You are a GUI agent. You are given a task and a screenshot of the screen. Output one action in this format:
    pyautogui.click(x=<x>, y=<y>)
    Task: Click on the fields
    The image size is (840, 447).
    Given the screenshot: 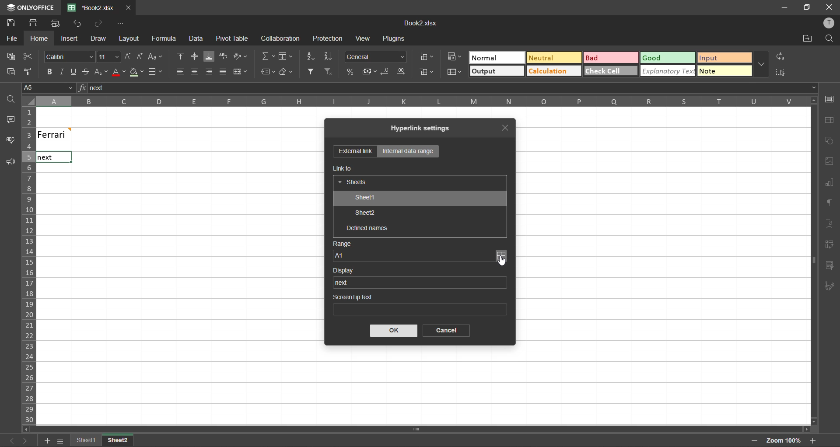 What is the action you would take?
    pyautogui.click(x=286, y=57)
    